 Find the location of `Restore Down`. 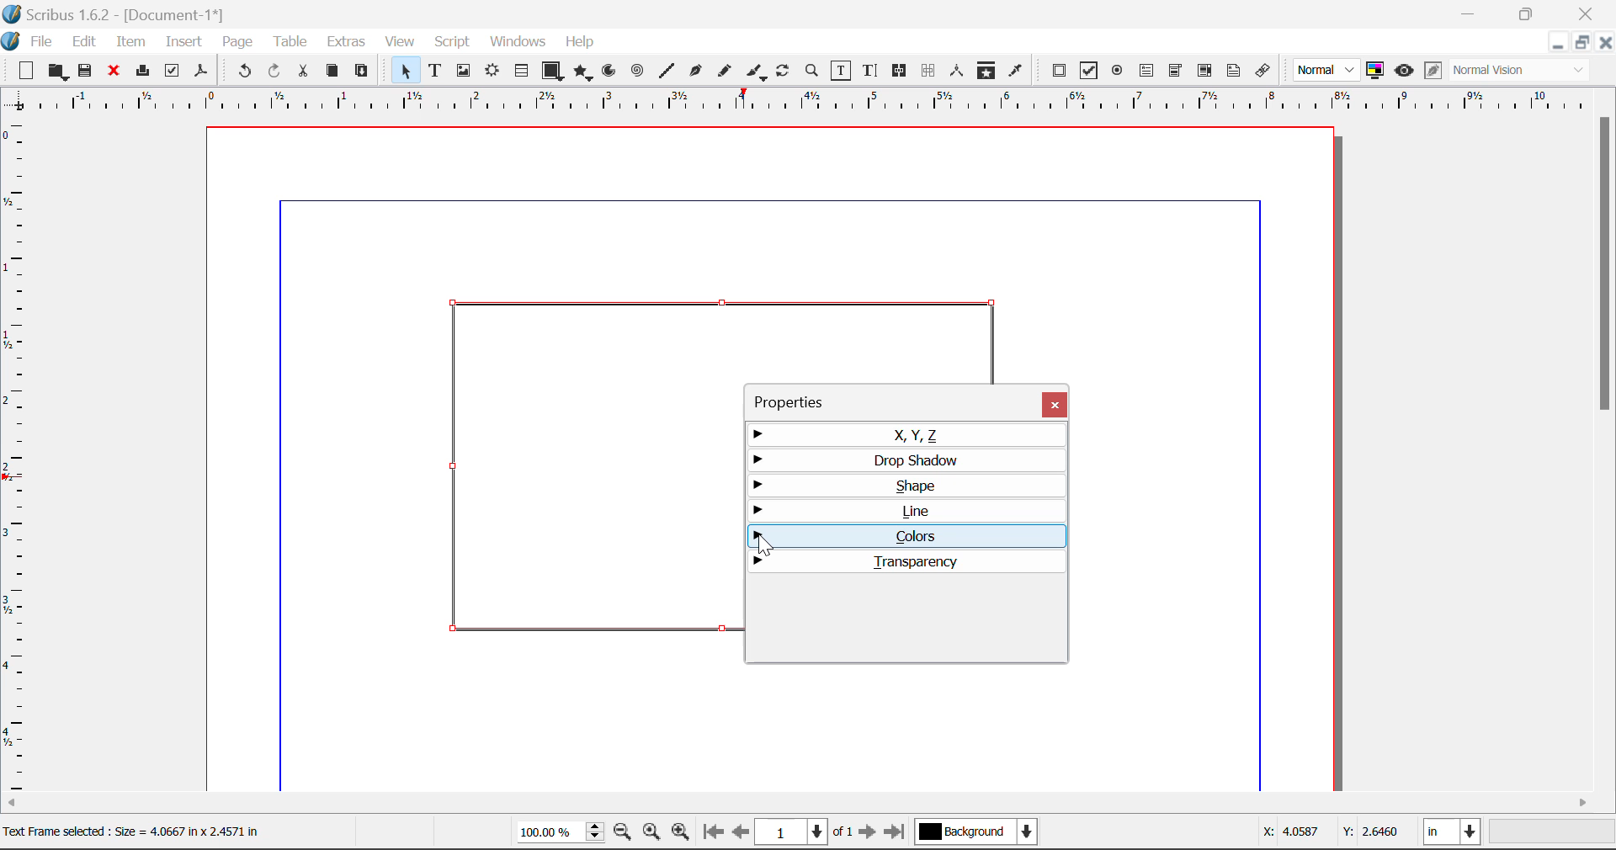

Restore Down is located at coordinates (1557, 42).